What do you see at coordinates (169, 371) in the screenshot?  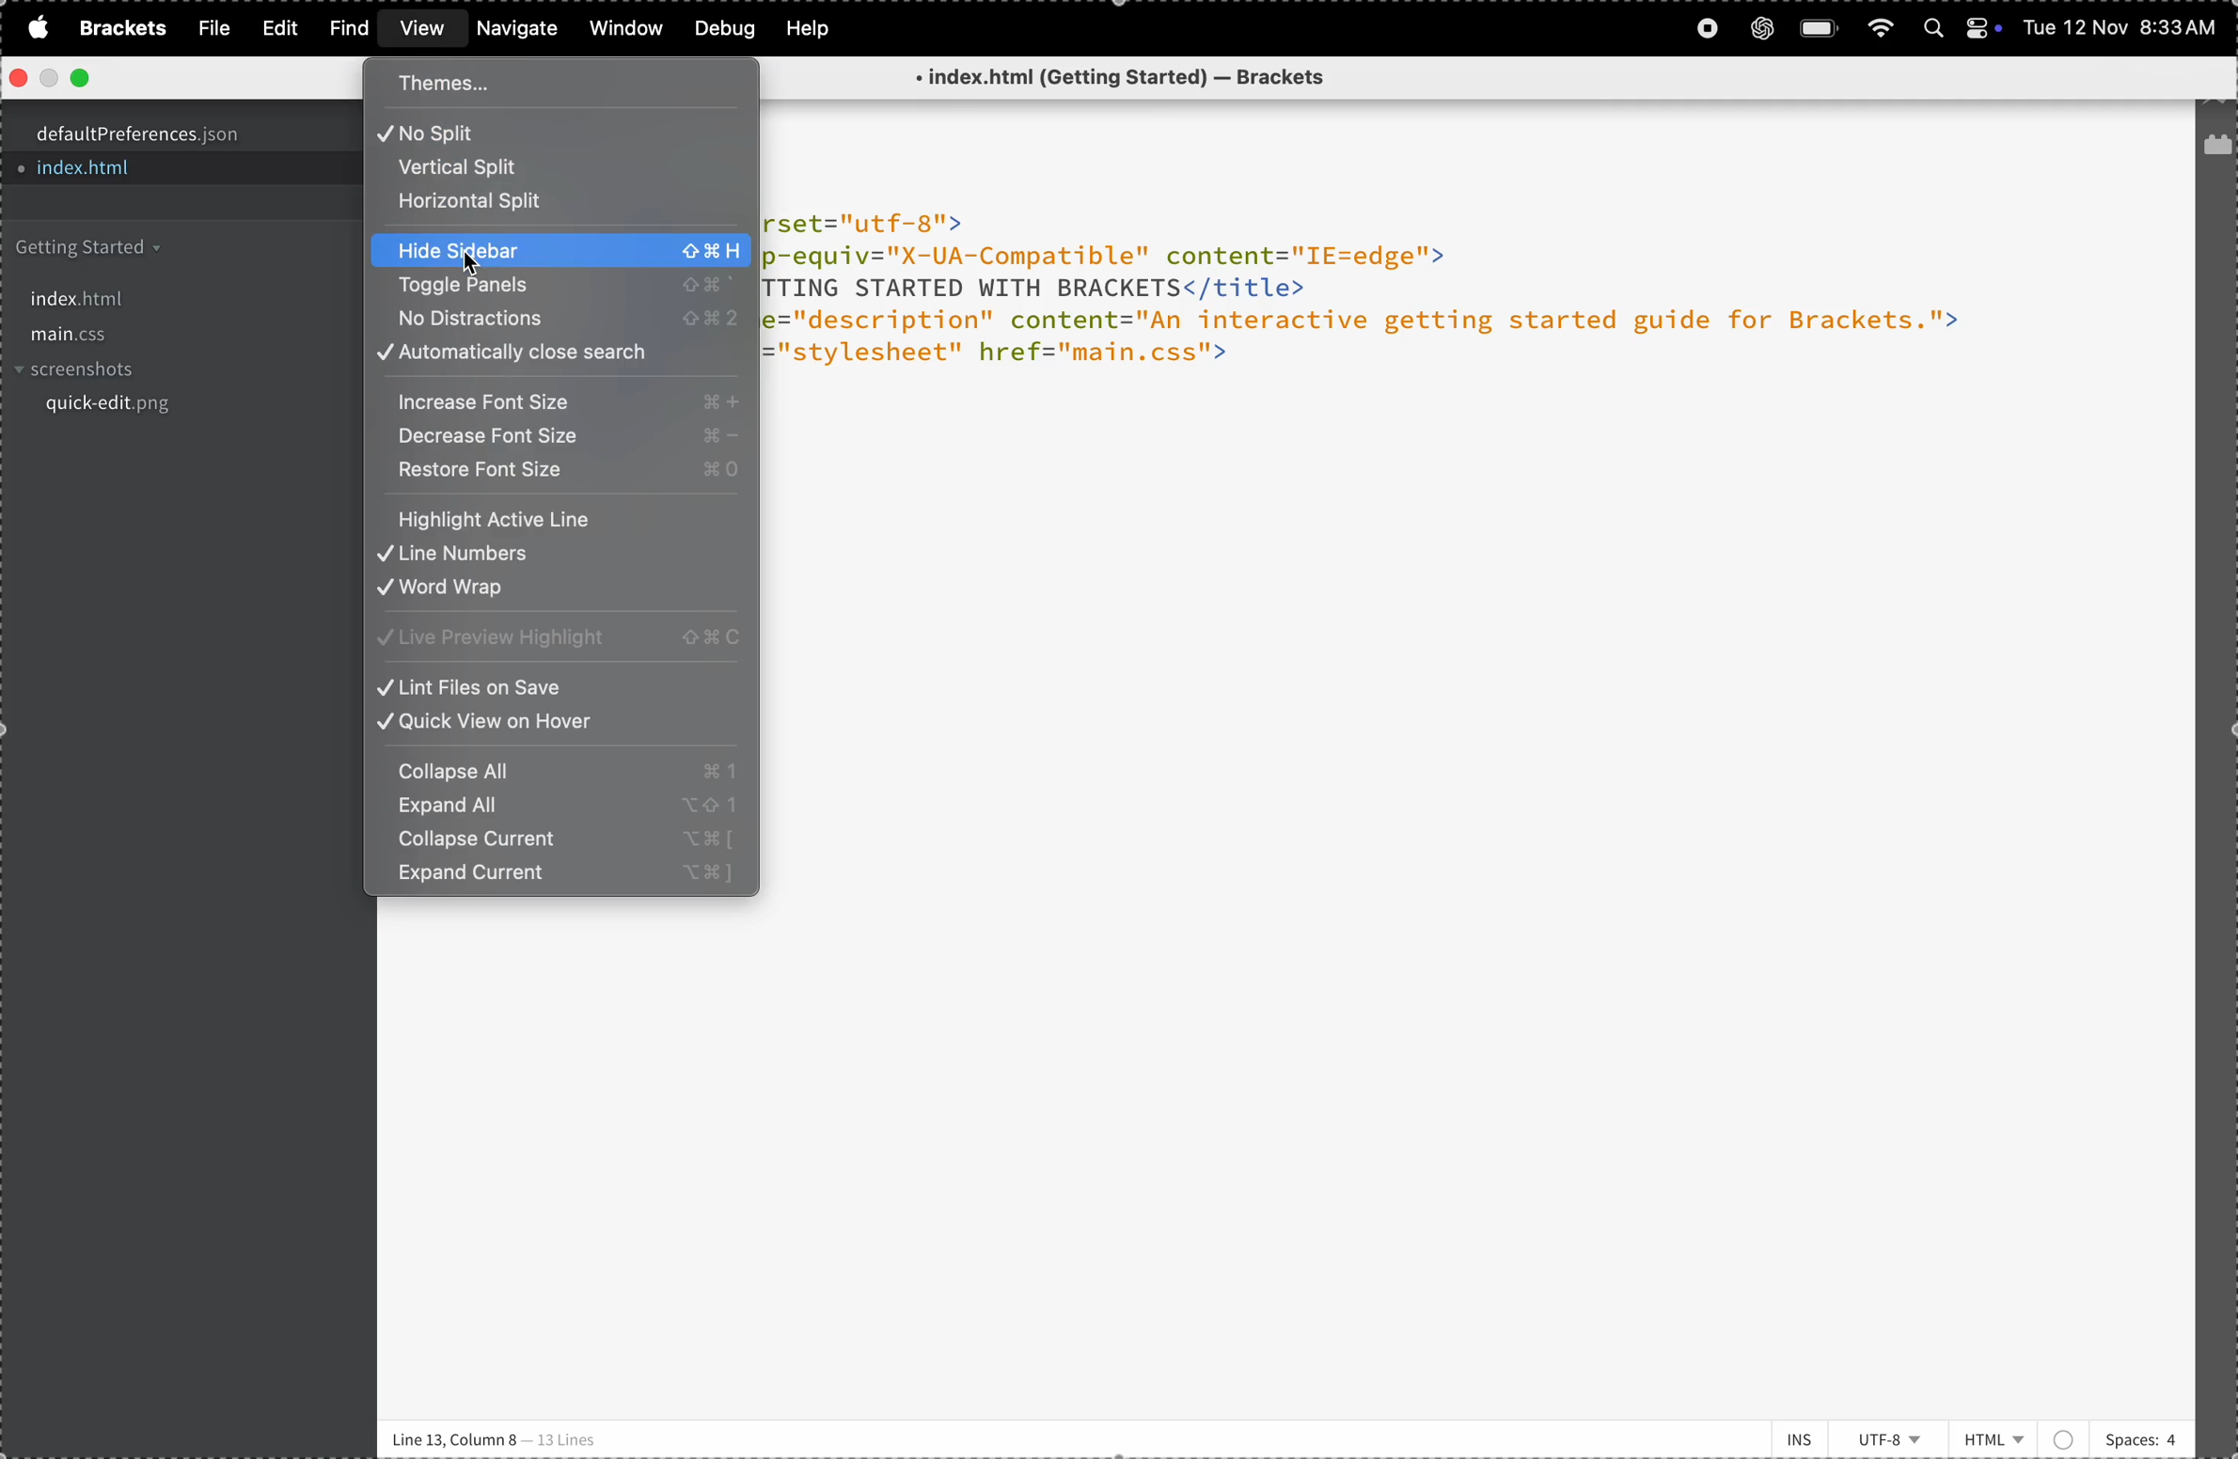 I see `screenshots` at bounding box center [169, 371].